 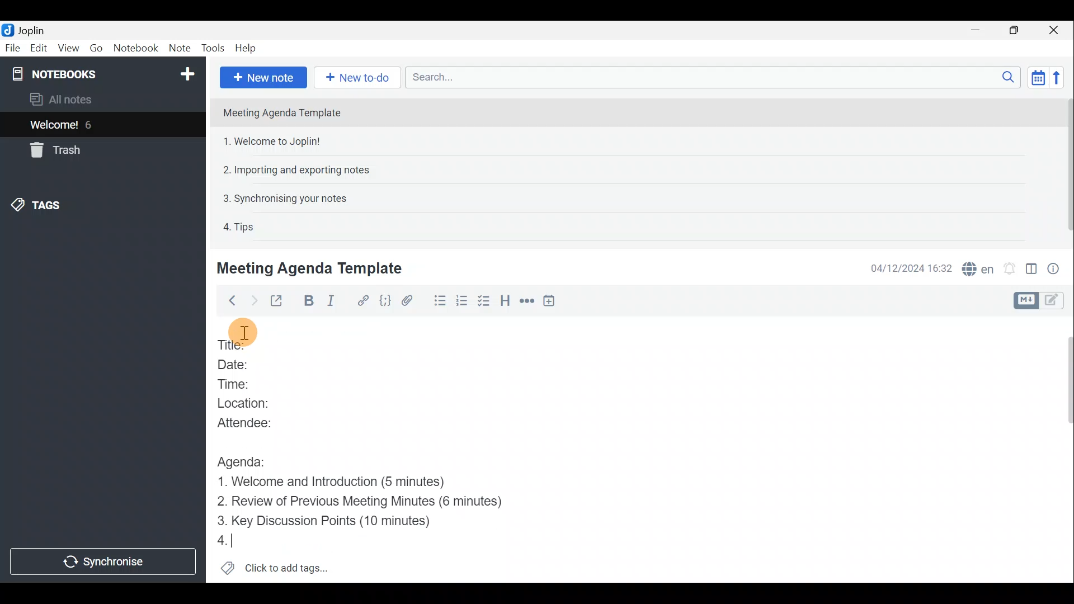 What do you see at coordinates (235, 540) in the screenshot?
I see `4.` at bounding box center [235, 540].